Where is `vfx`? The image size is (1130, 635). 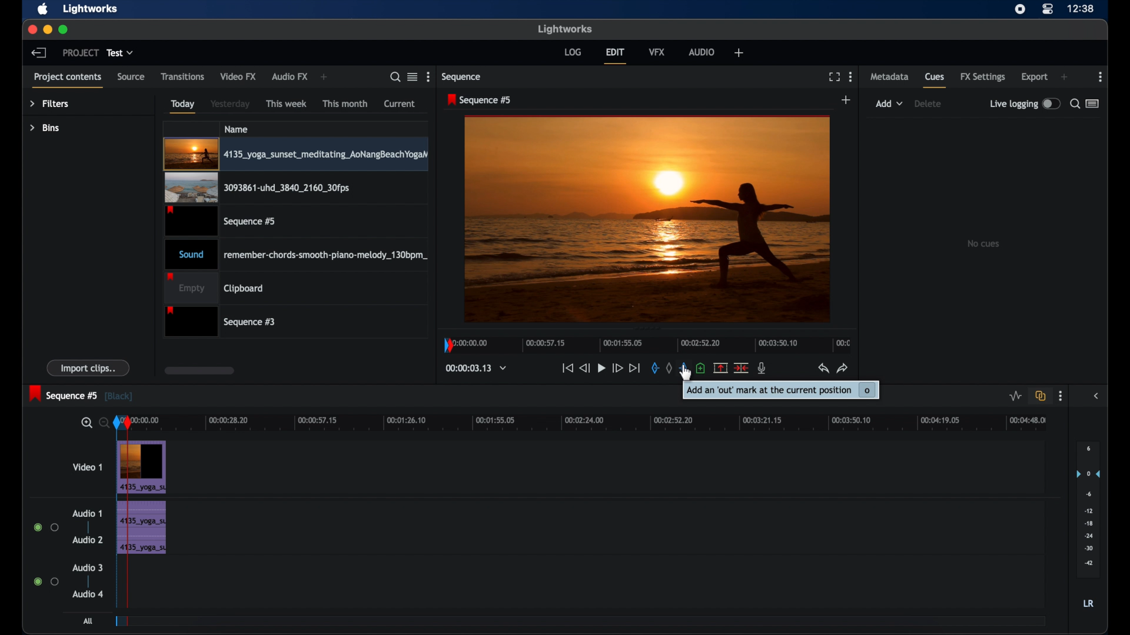
vfx is located at coordinates (656, 51).